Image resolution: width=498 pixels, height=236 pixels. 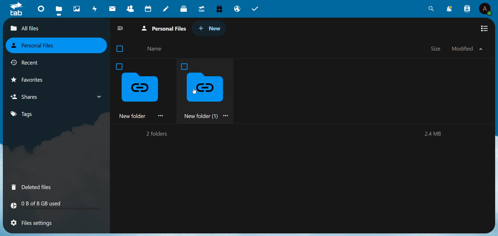 What do you see at coordinates (195, 91) in the screenshot?
I see `cursor` at bounding box center [195, 91].